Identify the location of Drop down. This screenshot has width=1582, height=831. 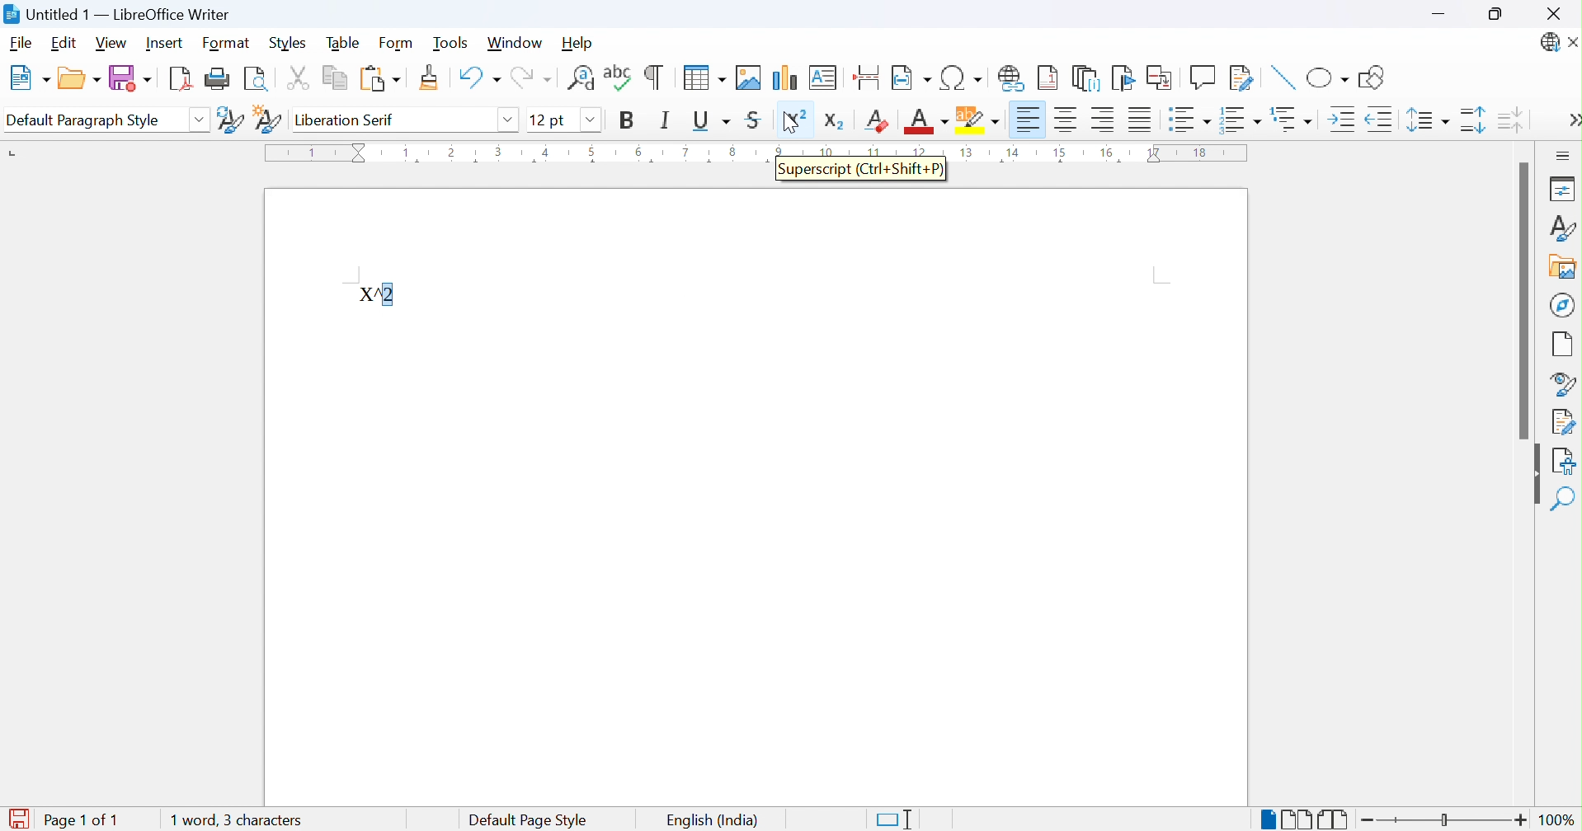
(200, 122).